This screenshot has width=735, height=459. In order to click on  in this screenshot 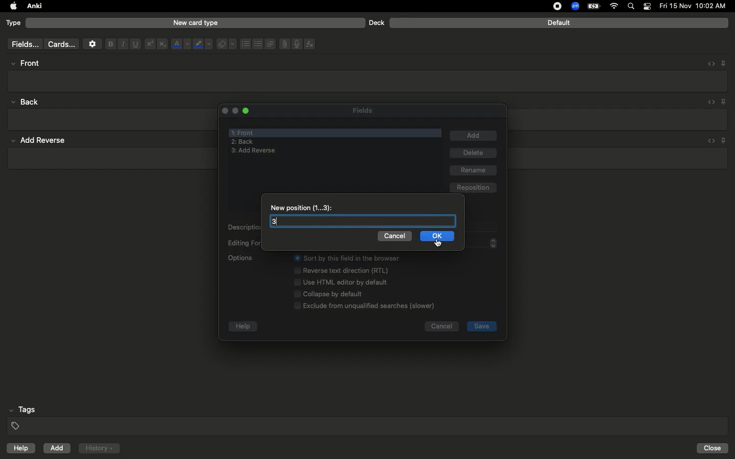, I will do `click(282, 221)`.